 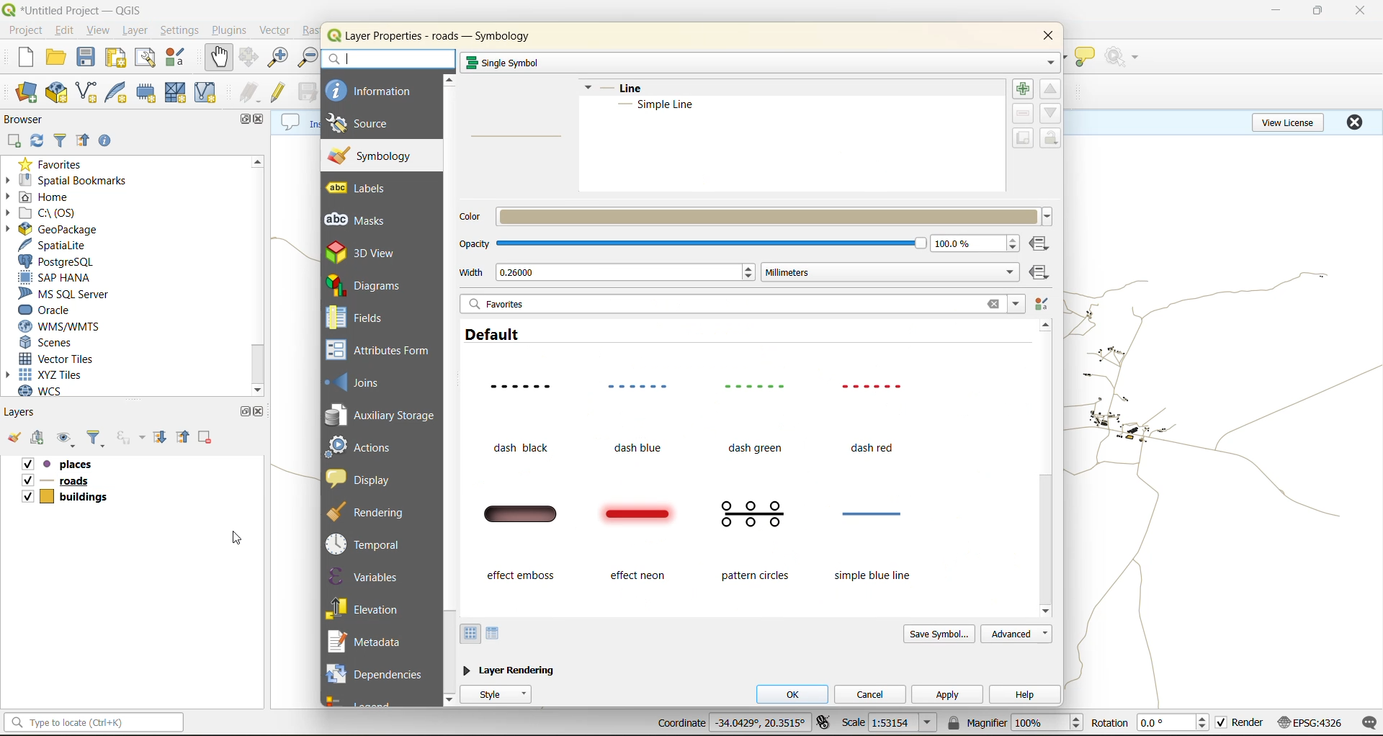 I want to click on expand properties, so click(x=109, y=143).